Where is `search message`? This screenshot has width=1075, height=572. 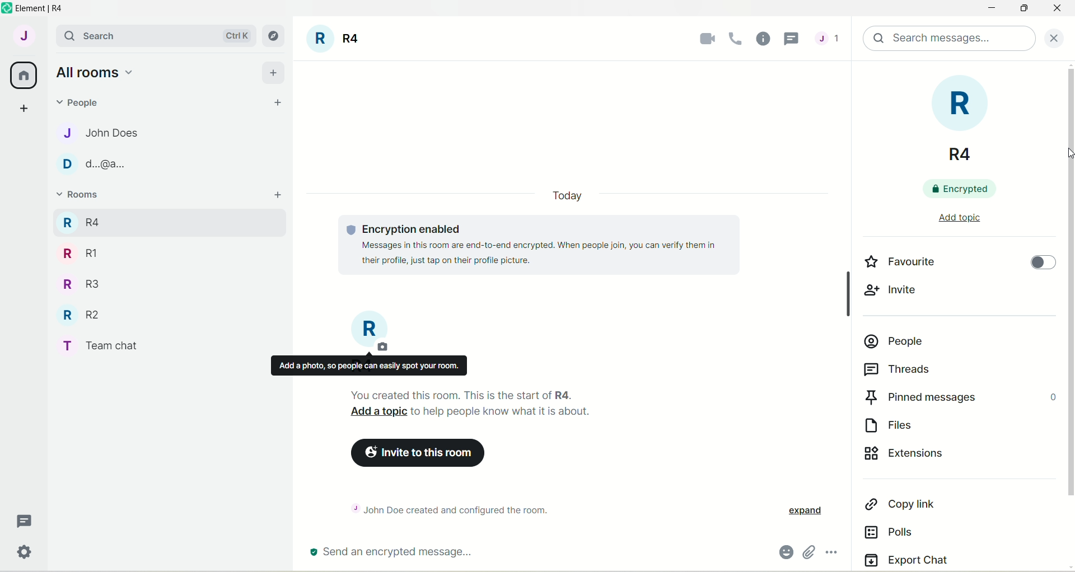
search message is located at coordinates (950, 39).